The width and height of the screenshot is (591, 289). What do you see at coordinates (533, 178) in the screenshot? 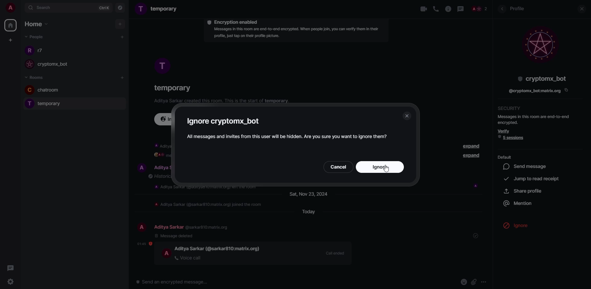
I see `jump to read receipt` at bounding box center [533, 178].